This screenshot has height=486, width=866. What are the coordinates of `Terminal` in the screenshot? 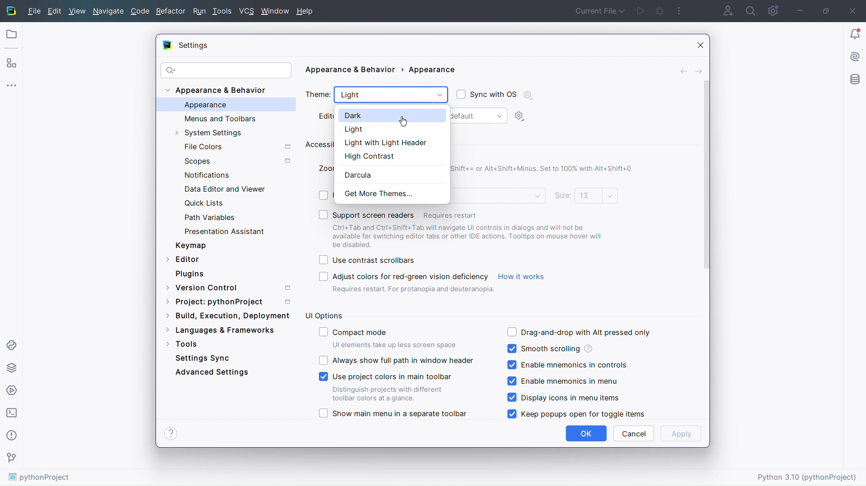 It's located at (11, 413).